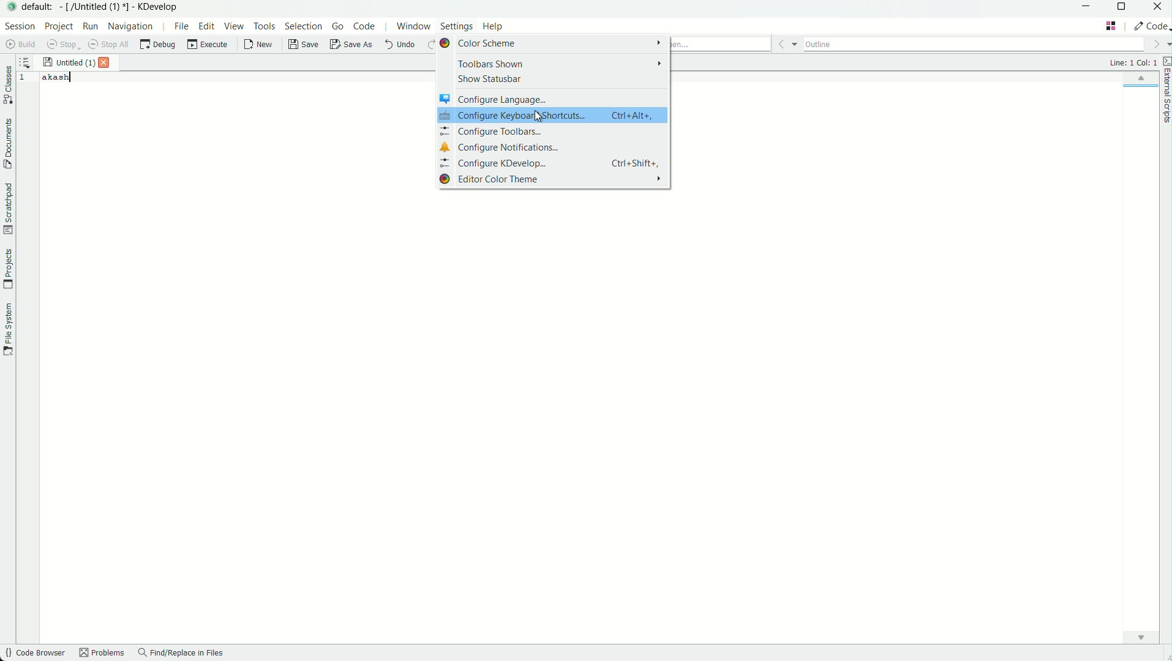  What do you see at coordinates (58, 26) in the screenshot?
I see `project menu` at bounding box center [58, 26].